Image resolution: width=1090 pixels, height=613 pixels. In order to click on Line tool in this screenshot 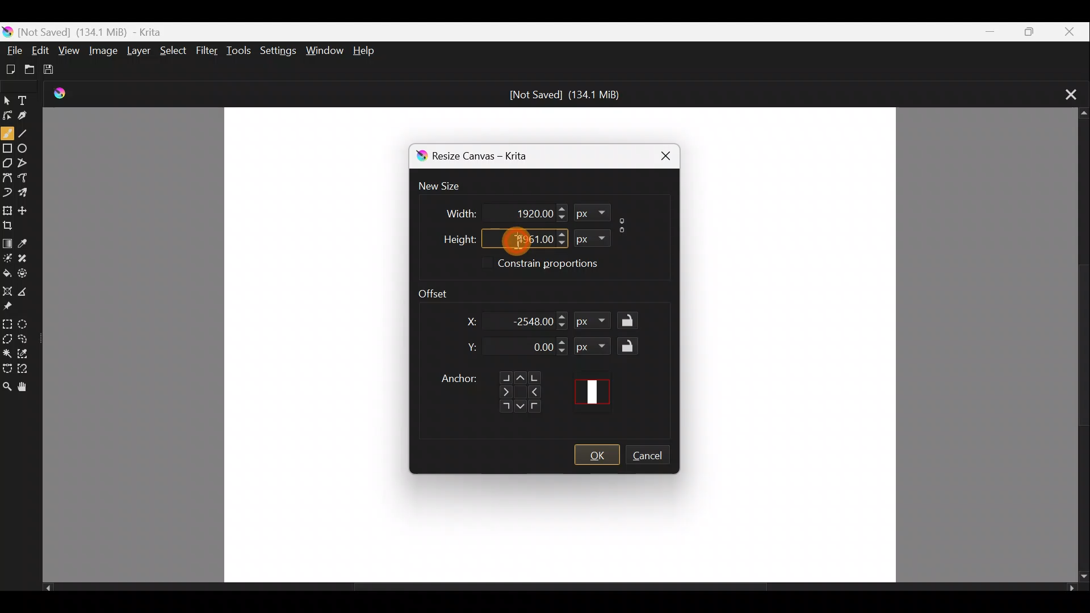, I will do `click(26, 133)`.